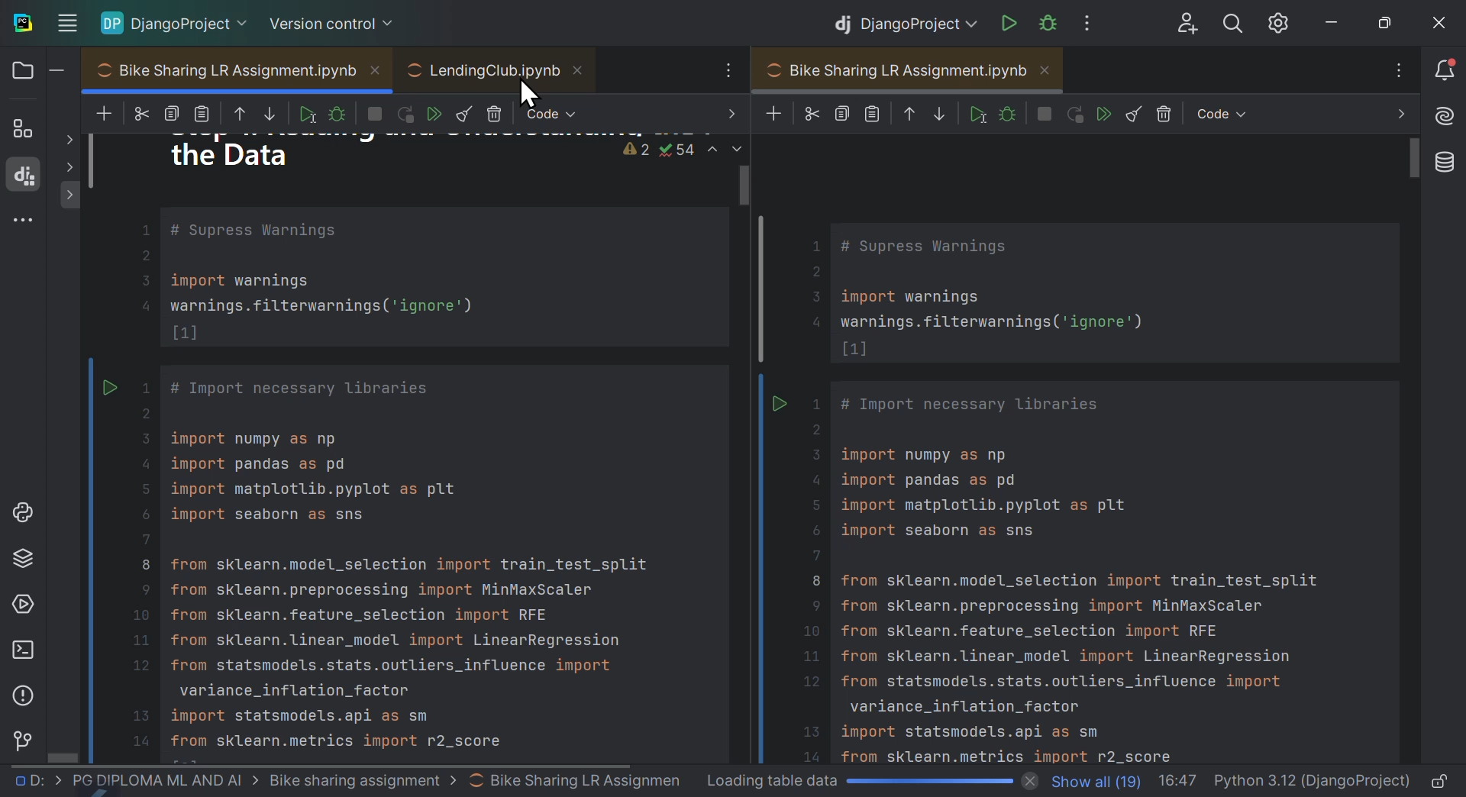  I want to click on Code, so click(419, 463).